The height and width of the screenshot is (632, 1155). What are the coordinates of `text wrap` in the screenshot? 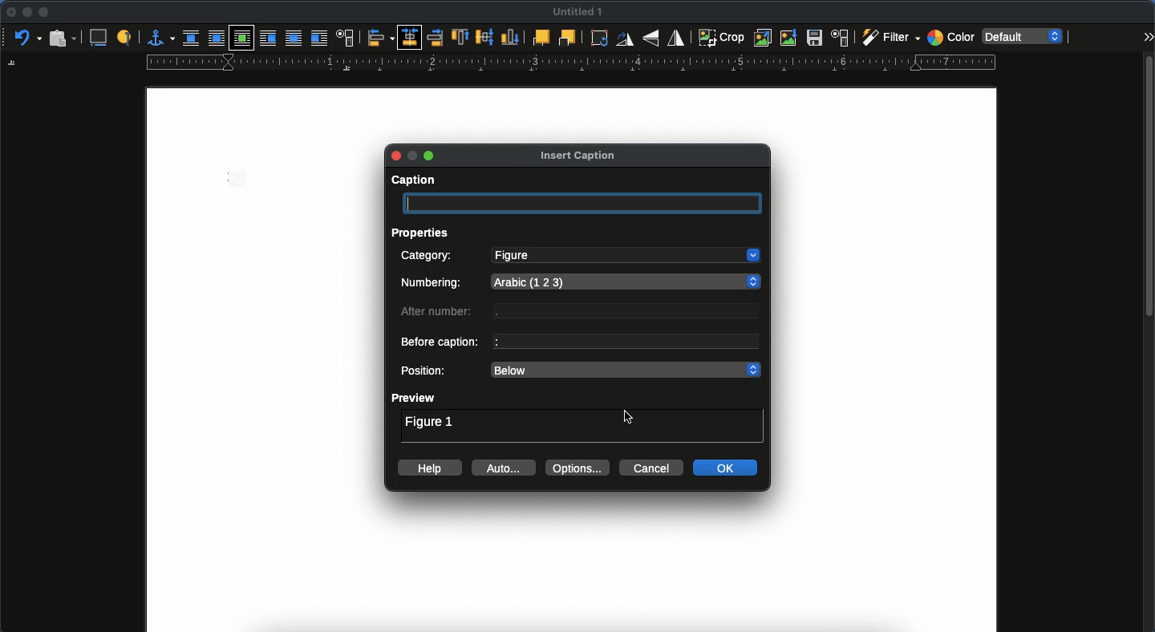 It's located at (346, 38).